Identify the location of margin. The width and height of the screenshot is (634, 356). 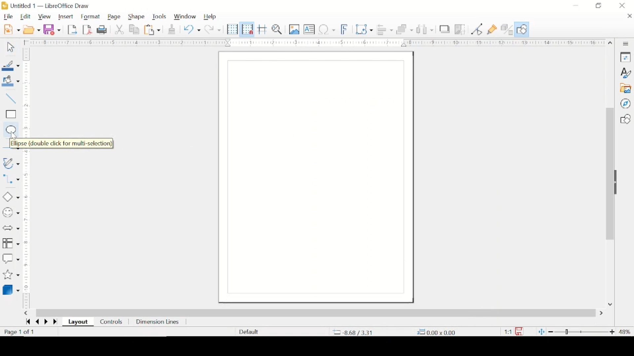
(318, 42).